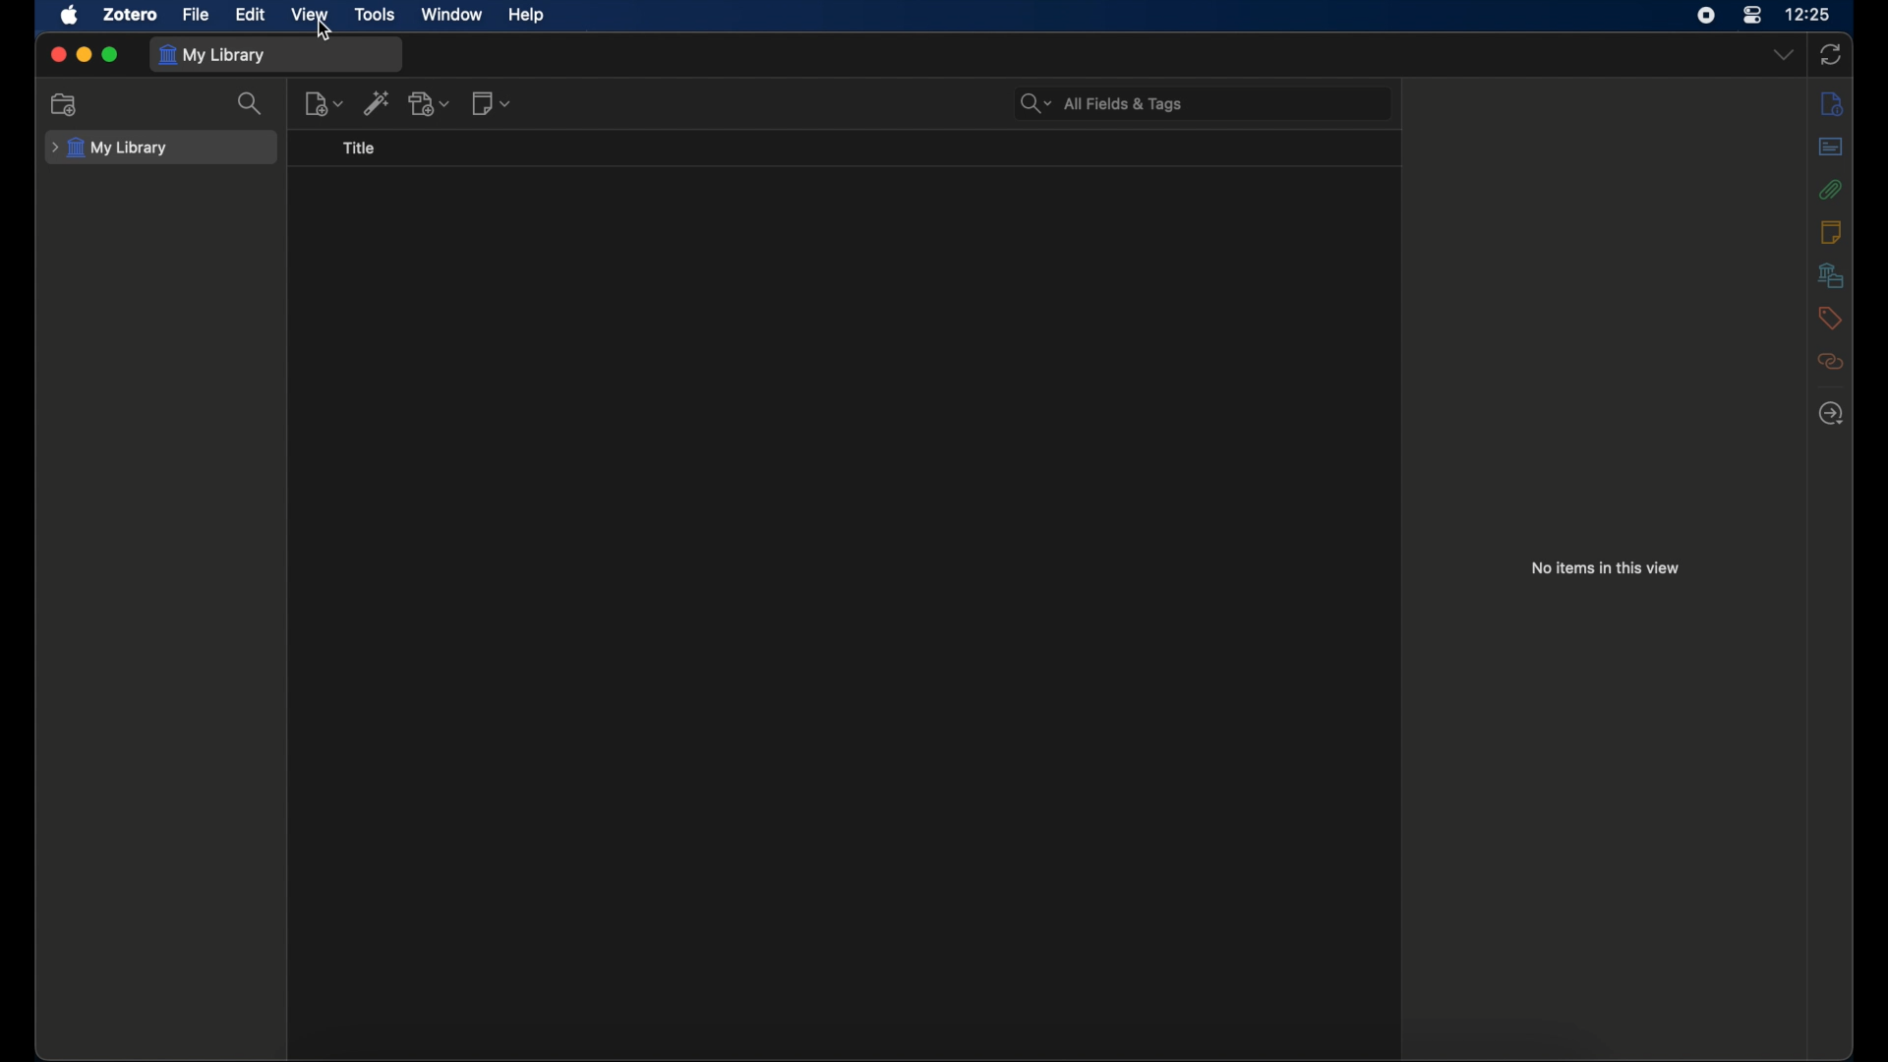  I want to click on my library, so click(214, 55).